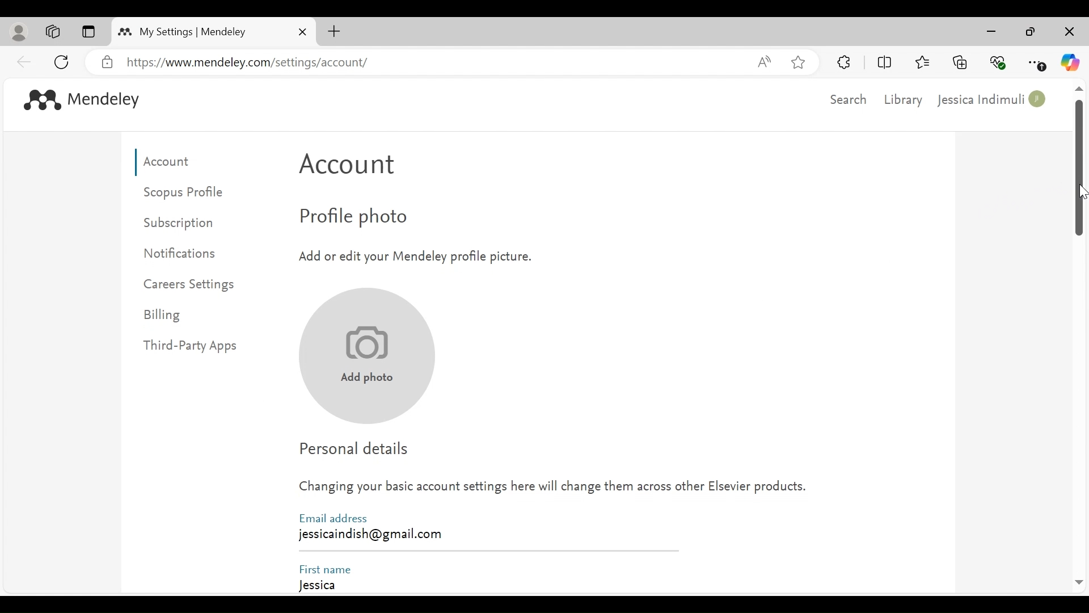 The image size is (1089, 613). I want to click on Changing your basic account settings here will change them across other Elsevier products, so click(554, 490).